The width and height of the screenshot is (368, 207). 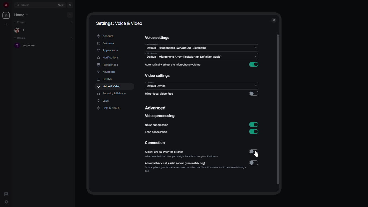 I want to click on mirror local video feed, so click(x=160, y=94).